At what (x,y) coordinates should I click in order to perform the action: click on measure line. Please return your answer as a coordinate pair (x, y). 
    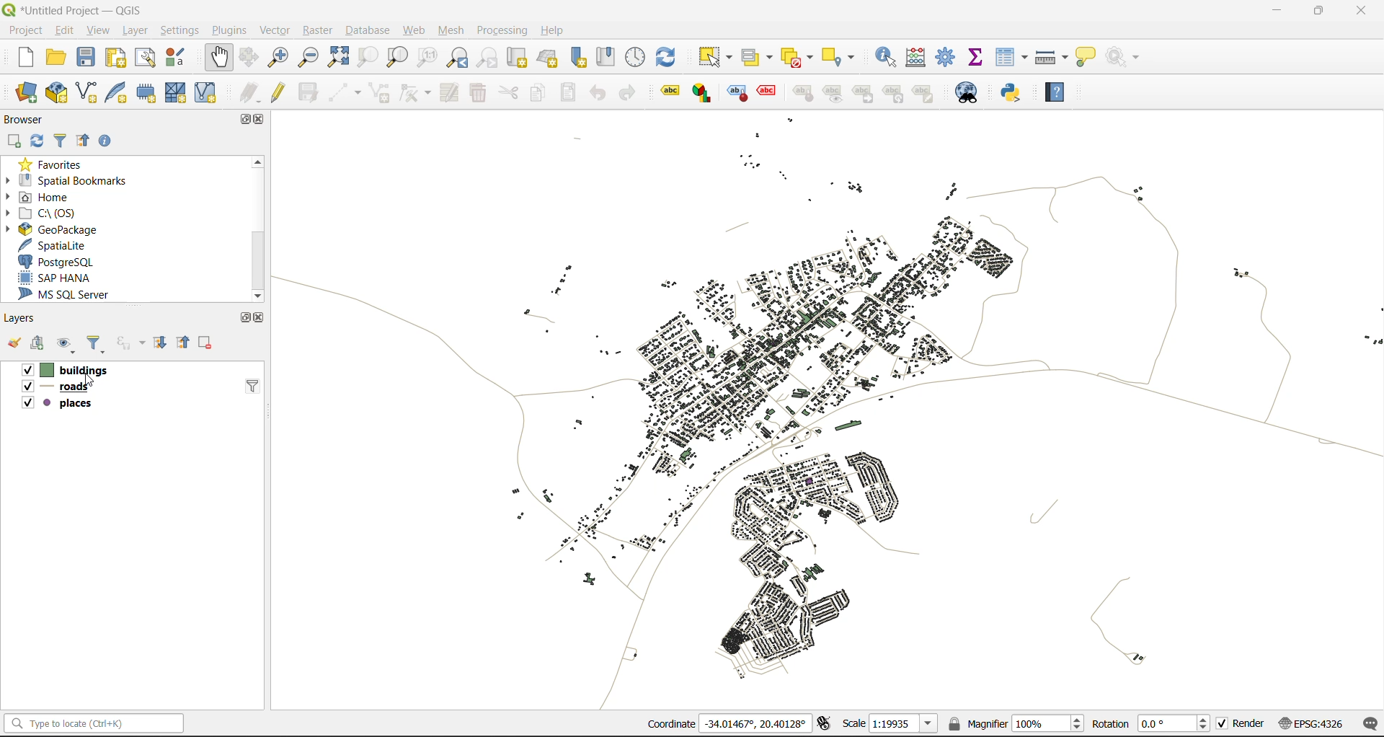
    Looking at the image, I should click on (1051, 59).